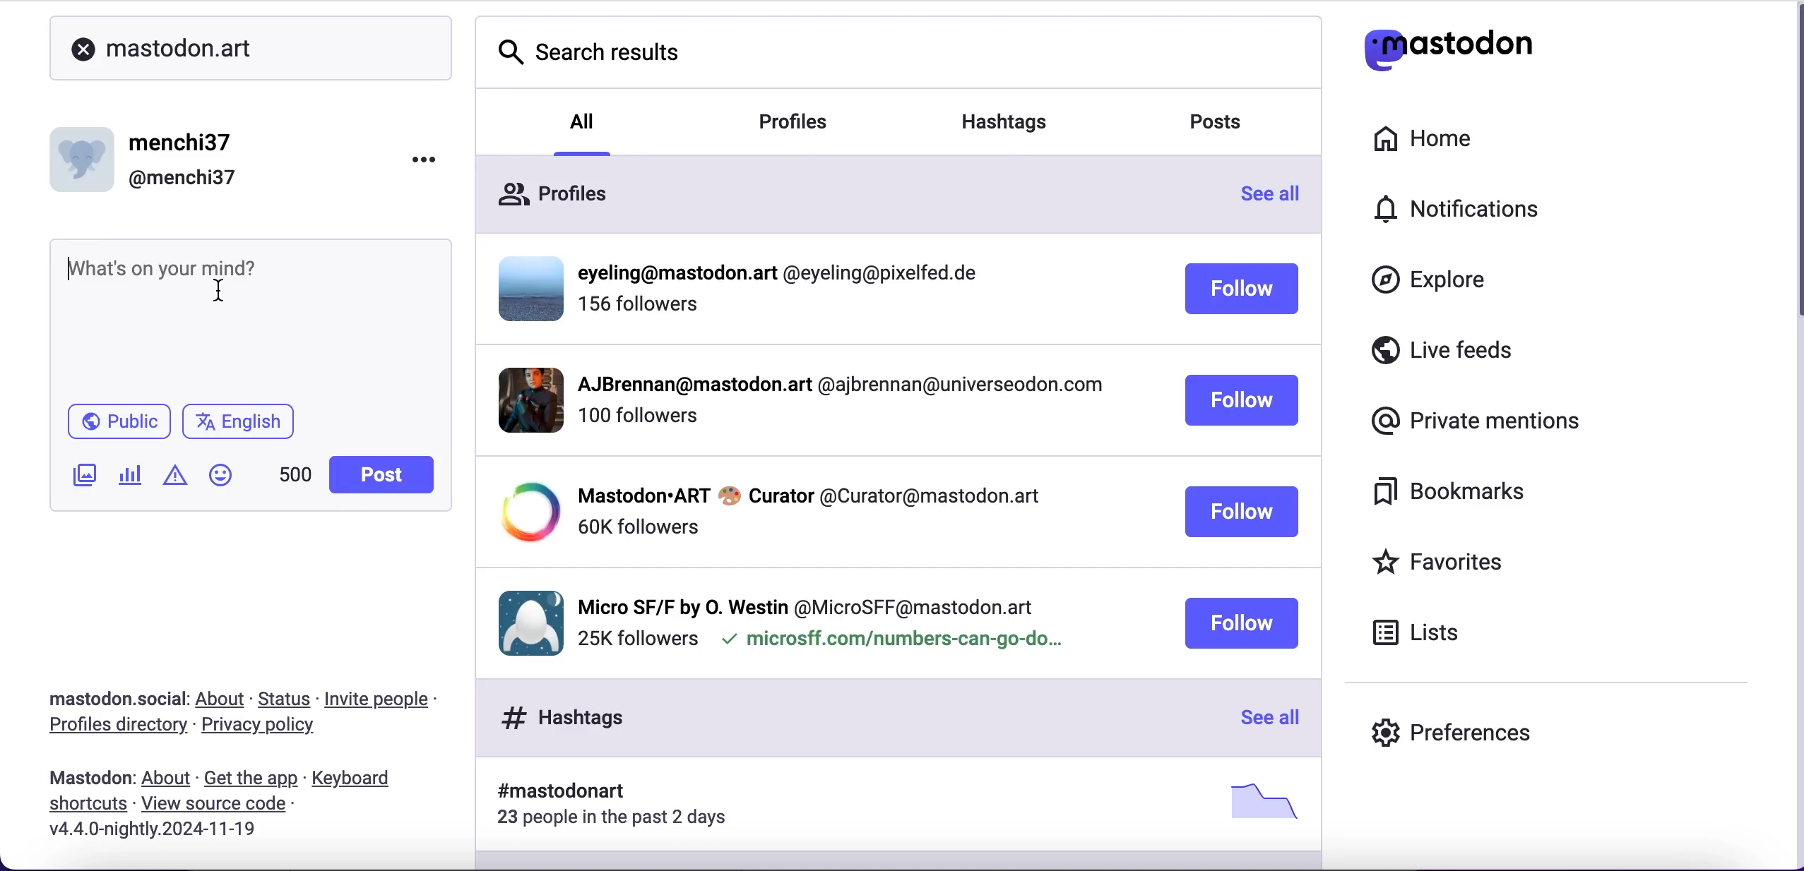 The height and width of the screenshot is (871, 1804). Describe the element at coordinates (112, 697) in the screenshot. I see `mastodon.social` at that location.